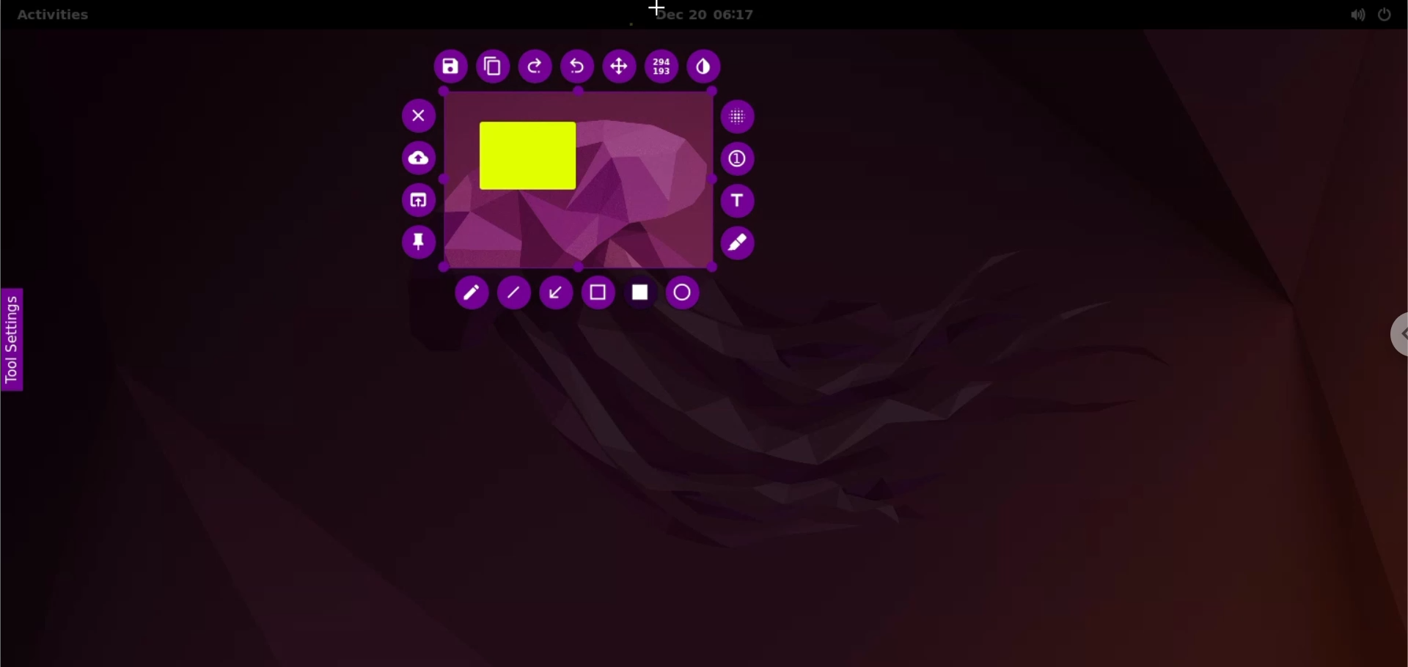  I want to click on circle tool, so click(687, 293).